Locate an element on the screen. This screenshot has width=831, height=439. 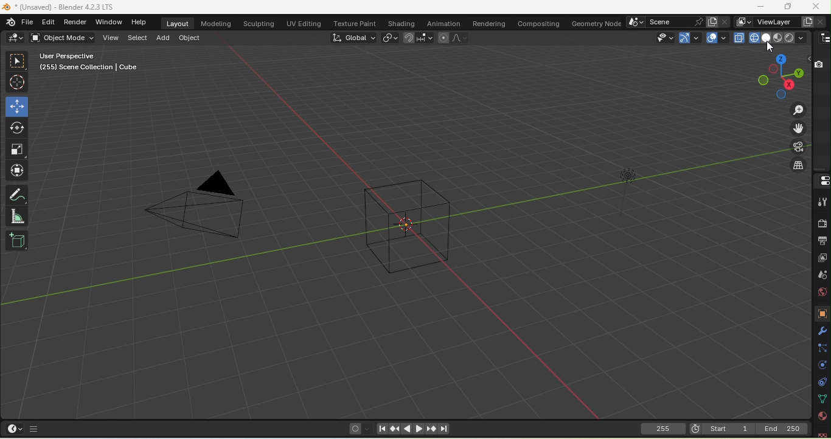
Physics is located at coordinates (822, 367).